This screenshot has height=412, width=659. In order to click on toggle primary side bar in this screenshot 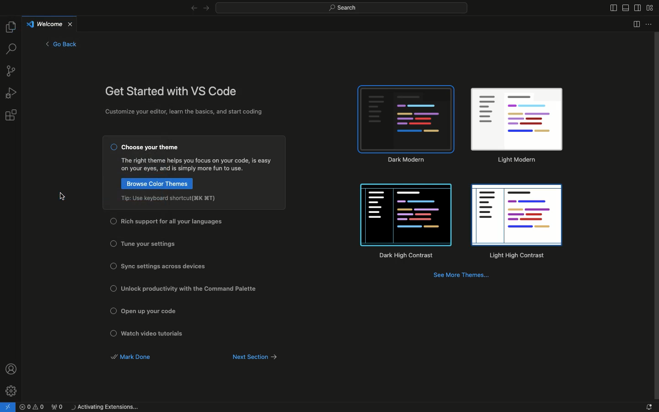, I will do `click(611, 8)`.